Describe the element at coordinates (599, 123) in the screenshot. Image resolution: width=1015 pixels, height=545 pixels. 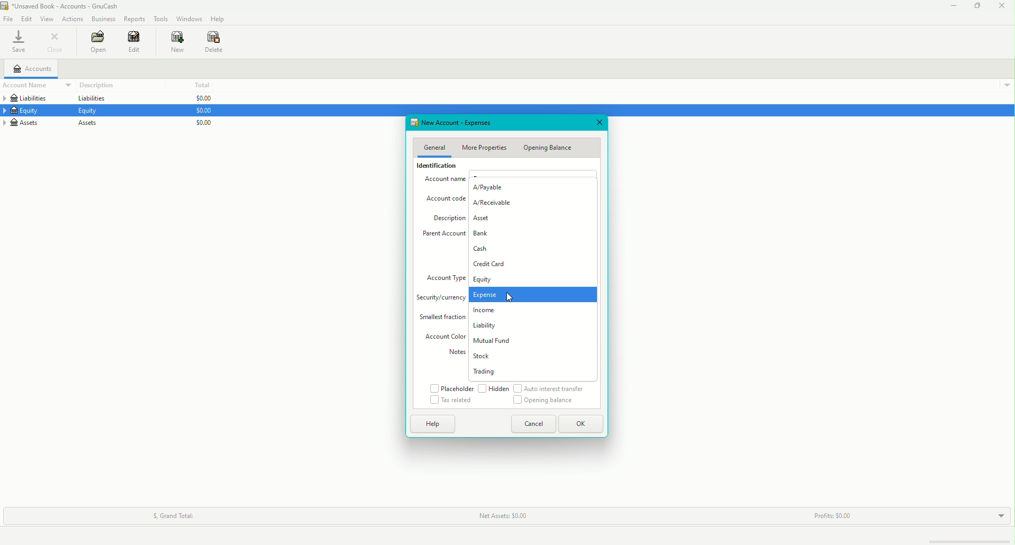
I see `Close` at that location.